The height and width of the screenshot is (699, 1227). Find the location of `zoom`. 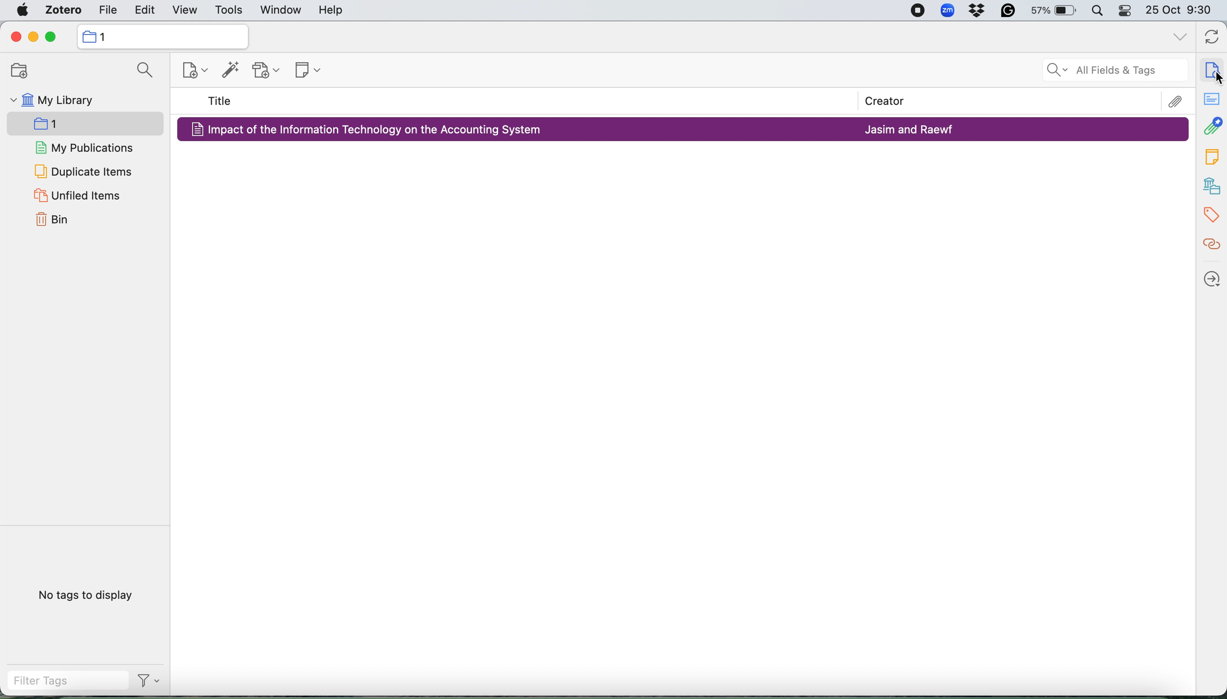

zoom is located at coordinates (947, 10).